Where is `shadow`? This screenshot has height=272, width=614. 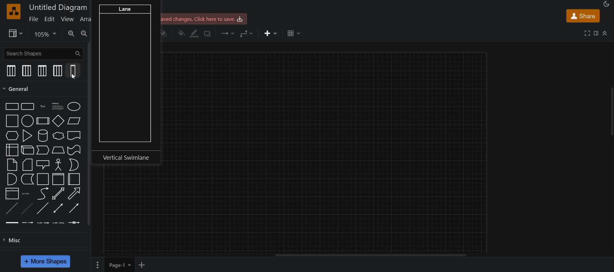
shadow is located at coordinates (210, 34).